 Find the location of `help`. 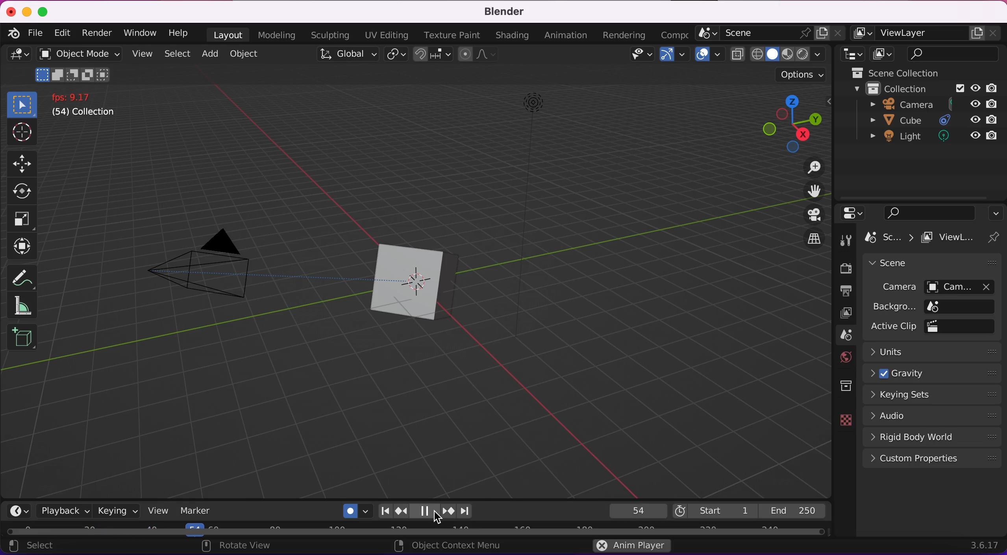

help is located at coordinates (183, 33).